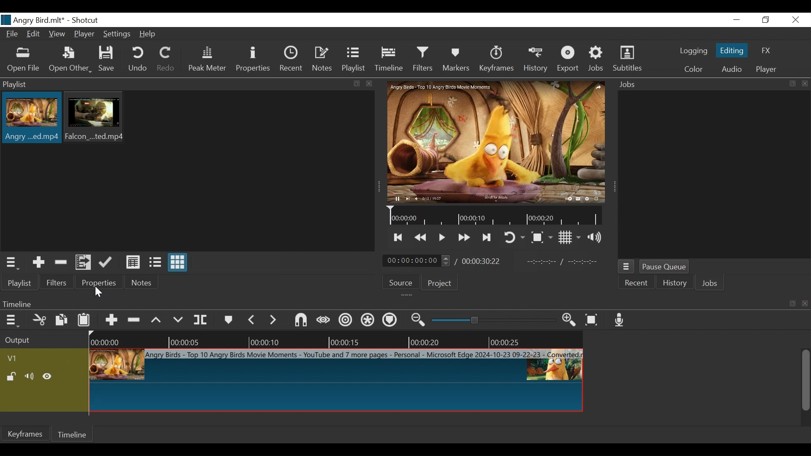 The height and width of the screenshot is (456, 811). Describe the element at coordinates (425, 60) in the screenshot. I see `Filters` at that location.